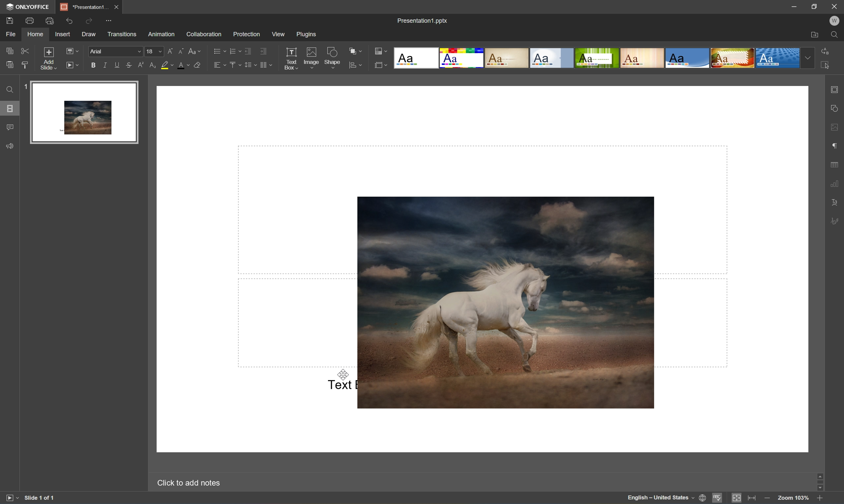 Image resolution: width=844 pixels, height=504 pixels. I want to click on Slide 1 of 1, so click(40, 499).